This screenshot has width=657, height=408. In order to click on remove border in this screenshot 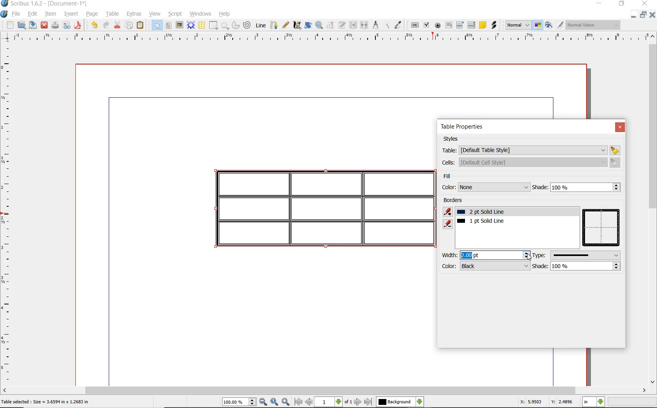, I will do `click(449, 224)`.